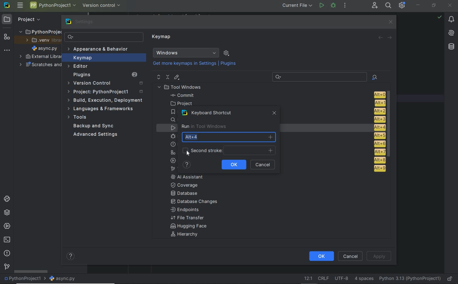 The image size is (458, 284). What do you see at coordinates (379, 152) in the screenshot?
I see `alt + 7` at bounding box center [379, 152].